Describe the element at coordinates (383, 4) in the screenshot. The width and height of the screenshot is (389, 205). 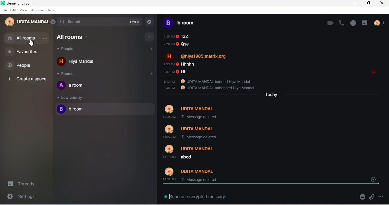
I see `close` at that location.